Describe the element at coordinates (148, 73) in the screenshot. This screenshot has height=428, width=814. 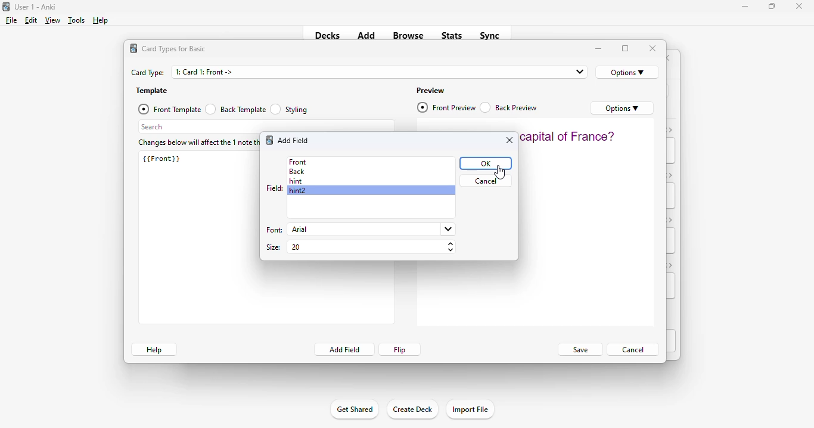
I see `card type:` at that location.